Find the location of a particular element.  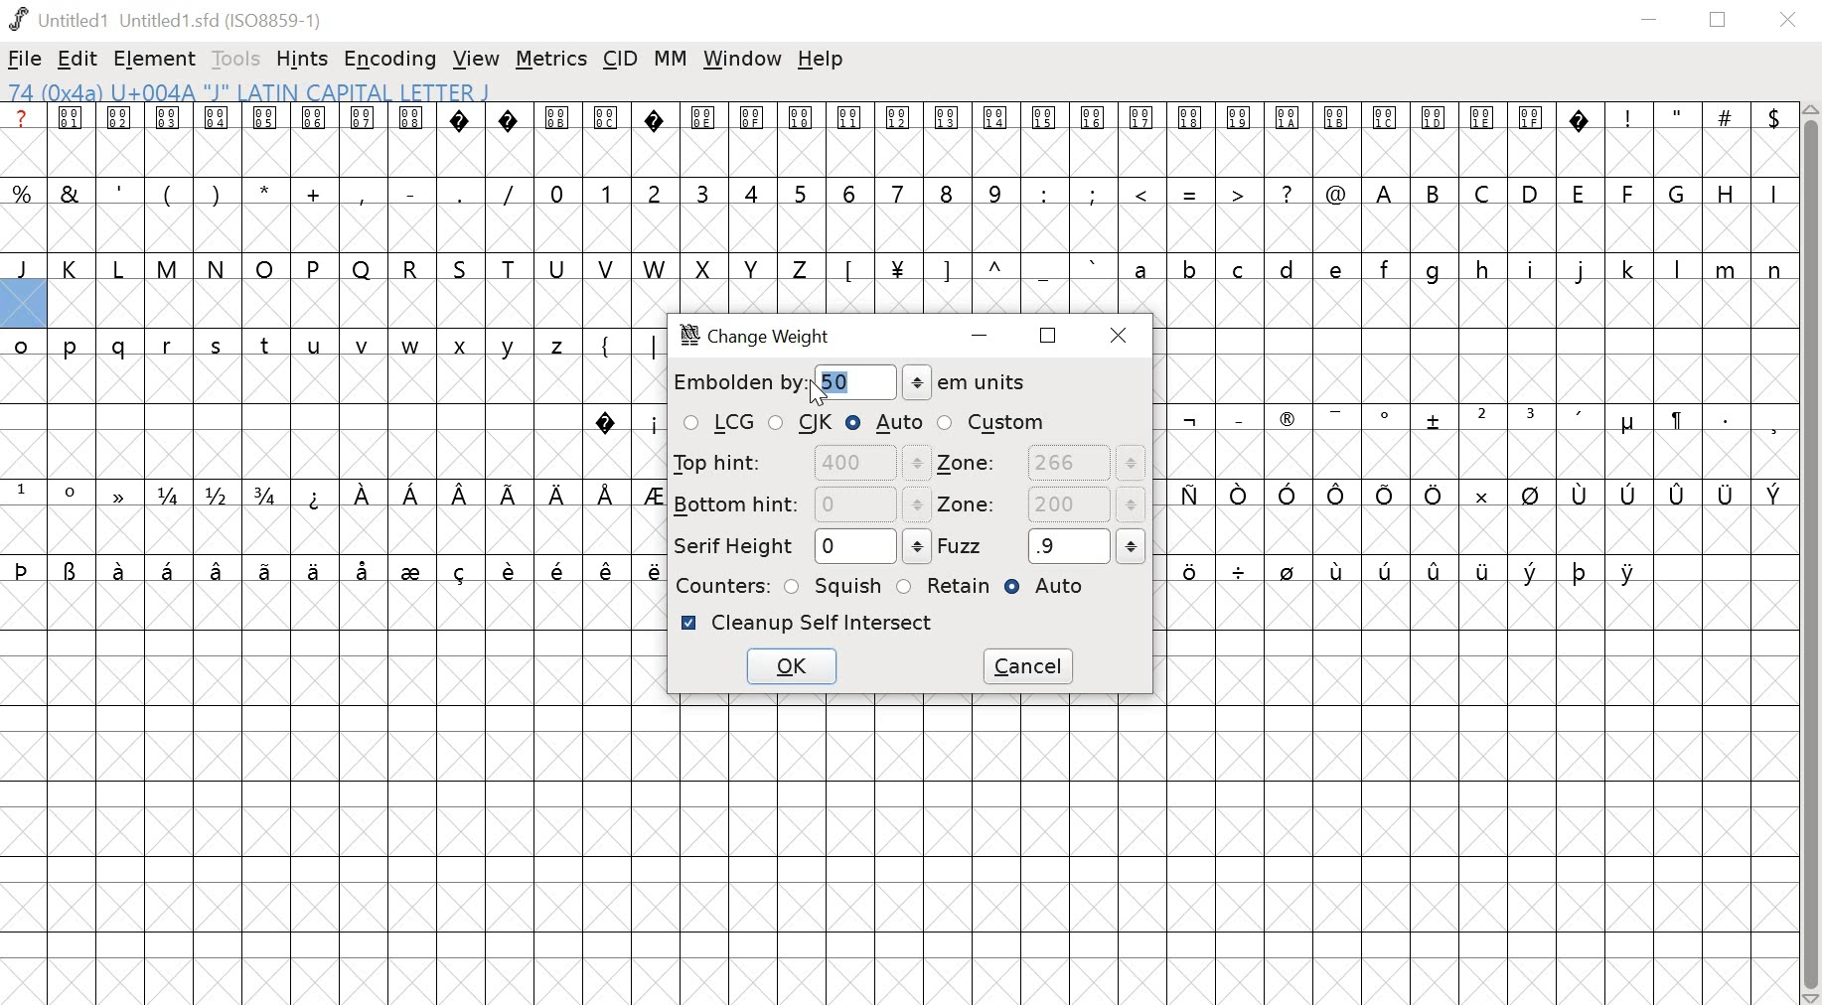

MM is located at coordinates (673, 59).